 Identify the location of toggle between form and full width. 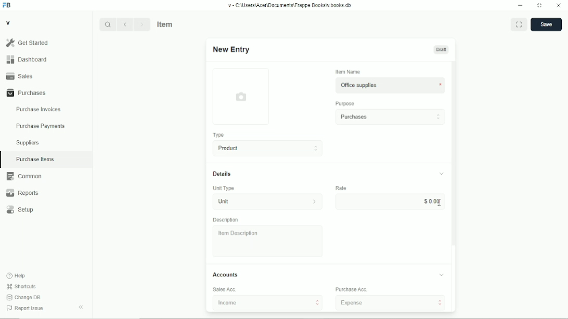
(519, 24).